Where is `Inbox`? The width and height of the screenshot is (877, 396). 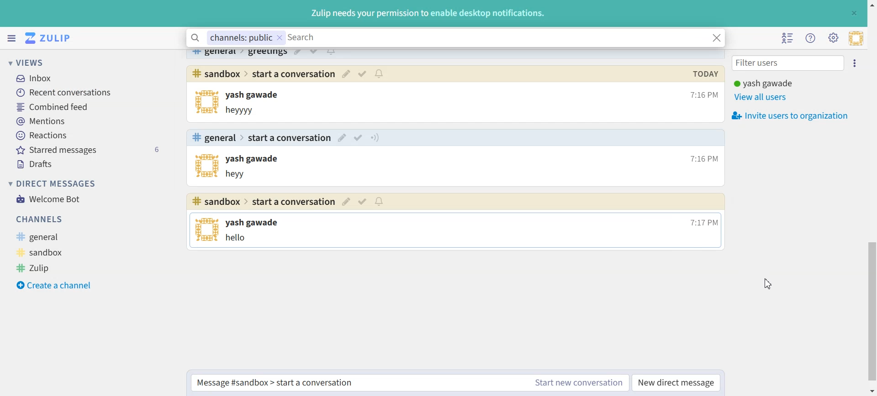 Inbox is located at coordinates (87, 77).